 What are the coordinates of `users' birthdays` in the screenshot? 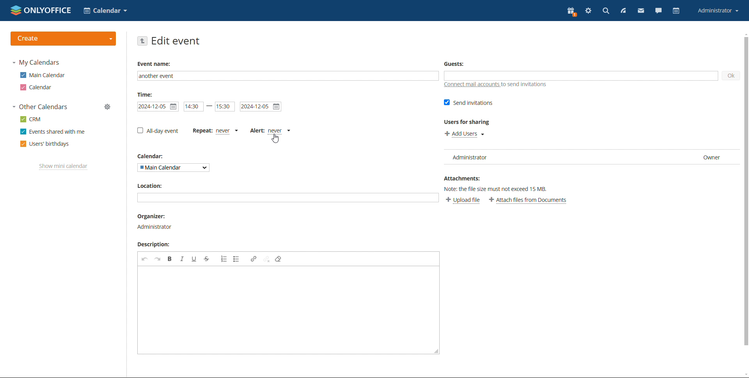 It's located at (45, 144).